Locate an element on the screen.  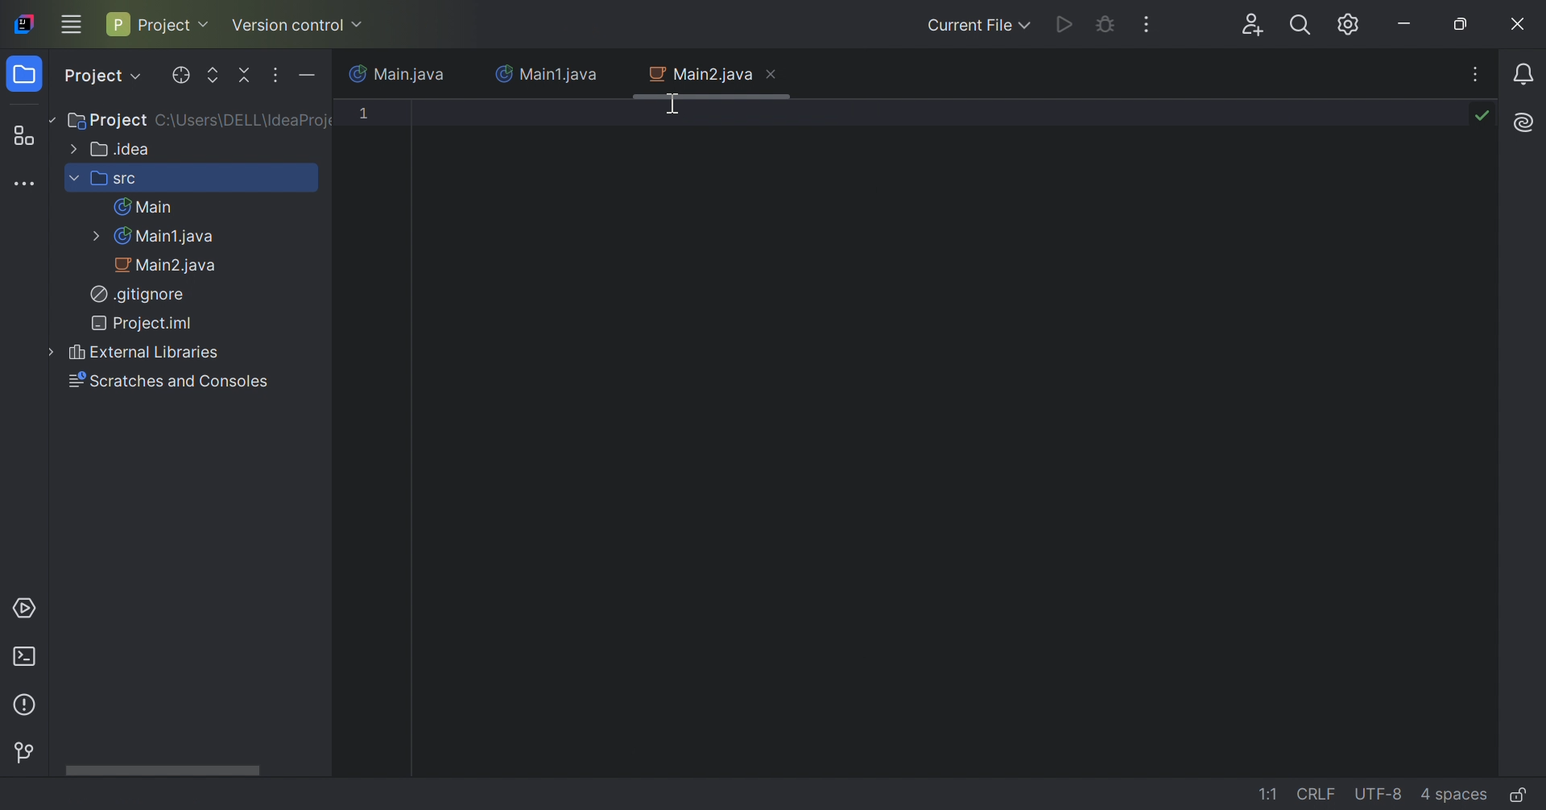
Minimize is located at coordinates (1407, 23).